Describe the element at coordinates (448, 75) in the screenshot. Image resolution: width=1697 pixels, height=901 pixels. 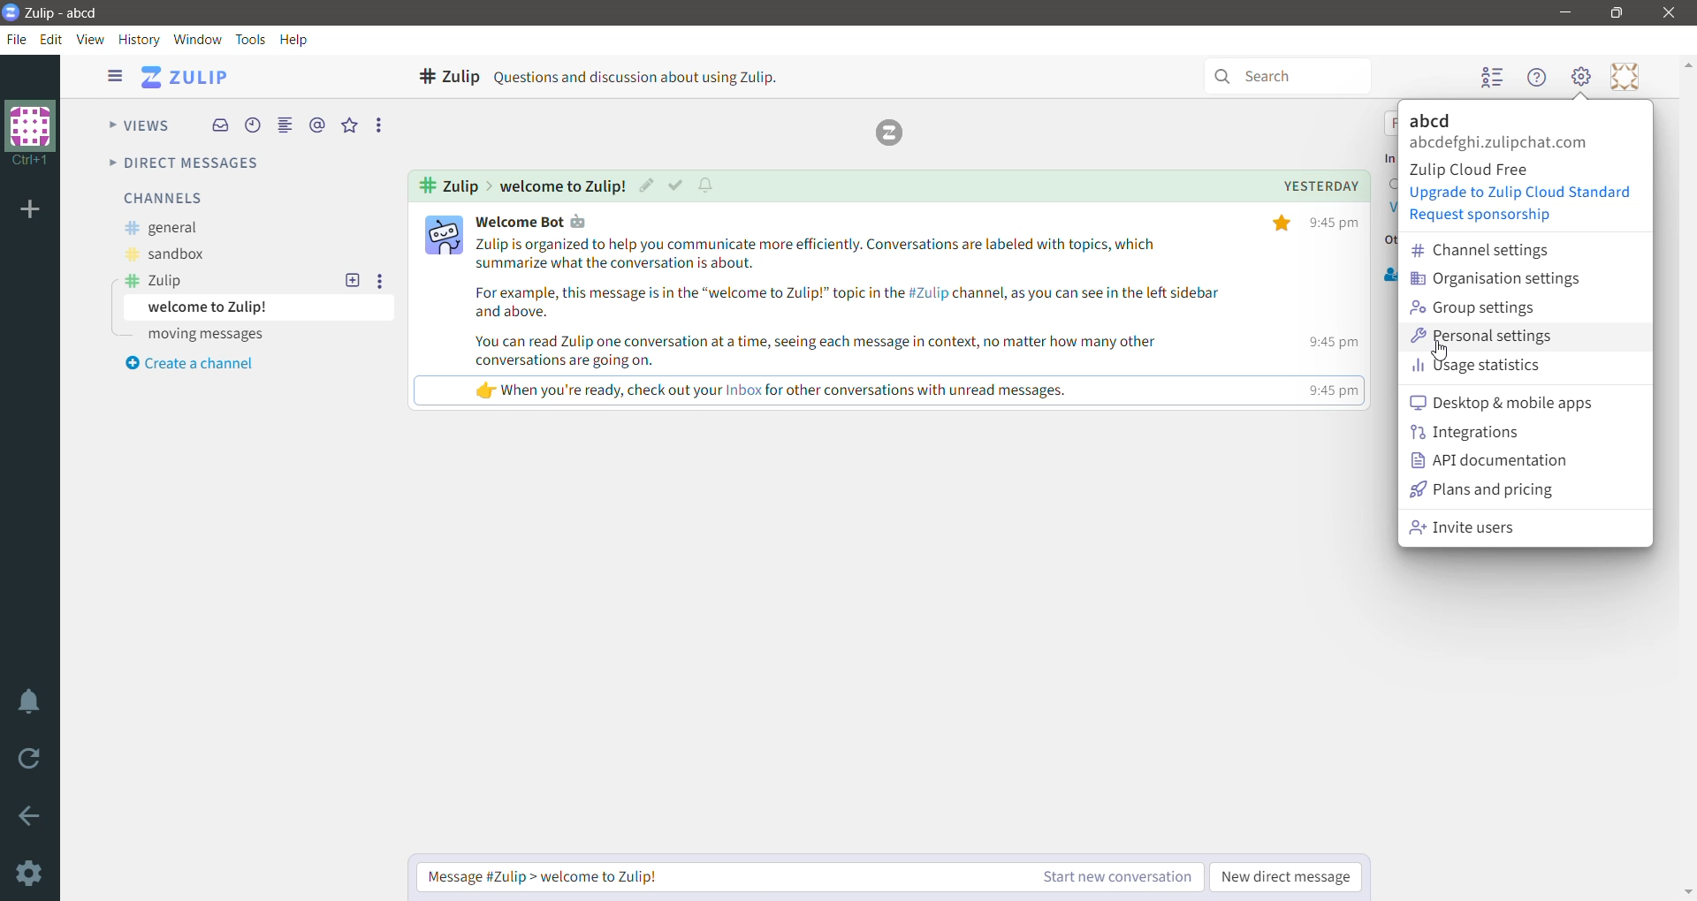
I see `Selected channel - Zulip` at that location.